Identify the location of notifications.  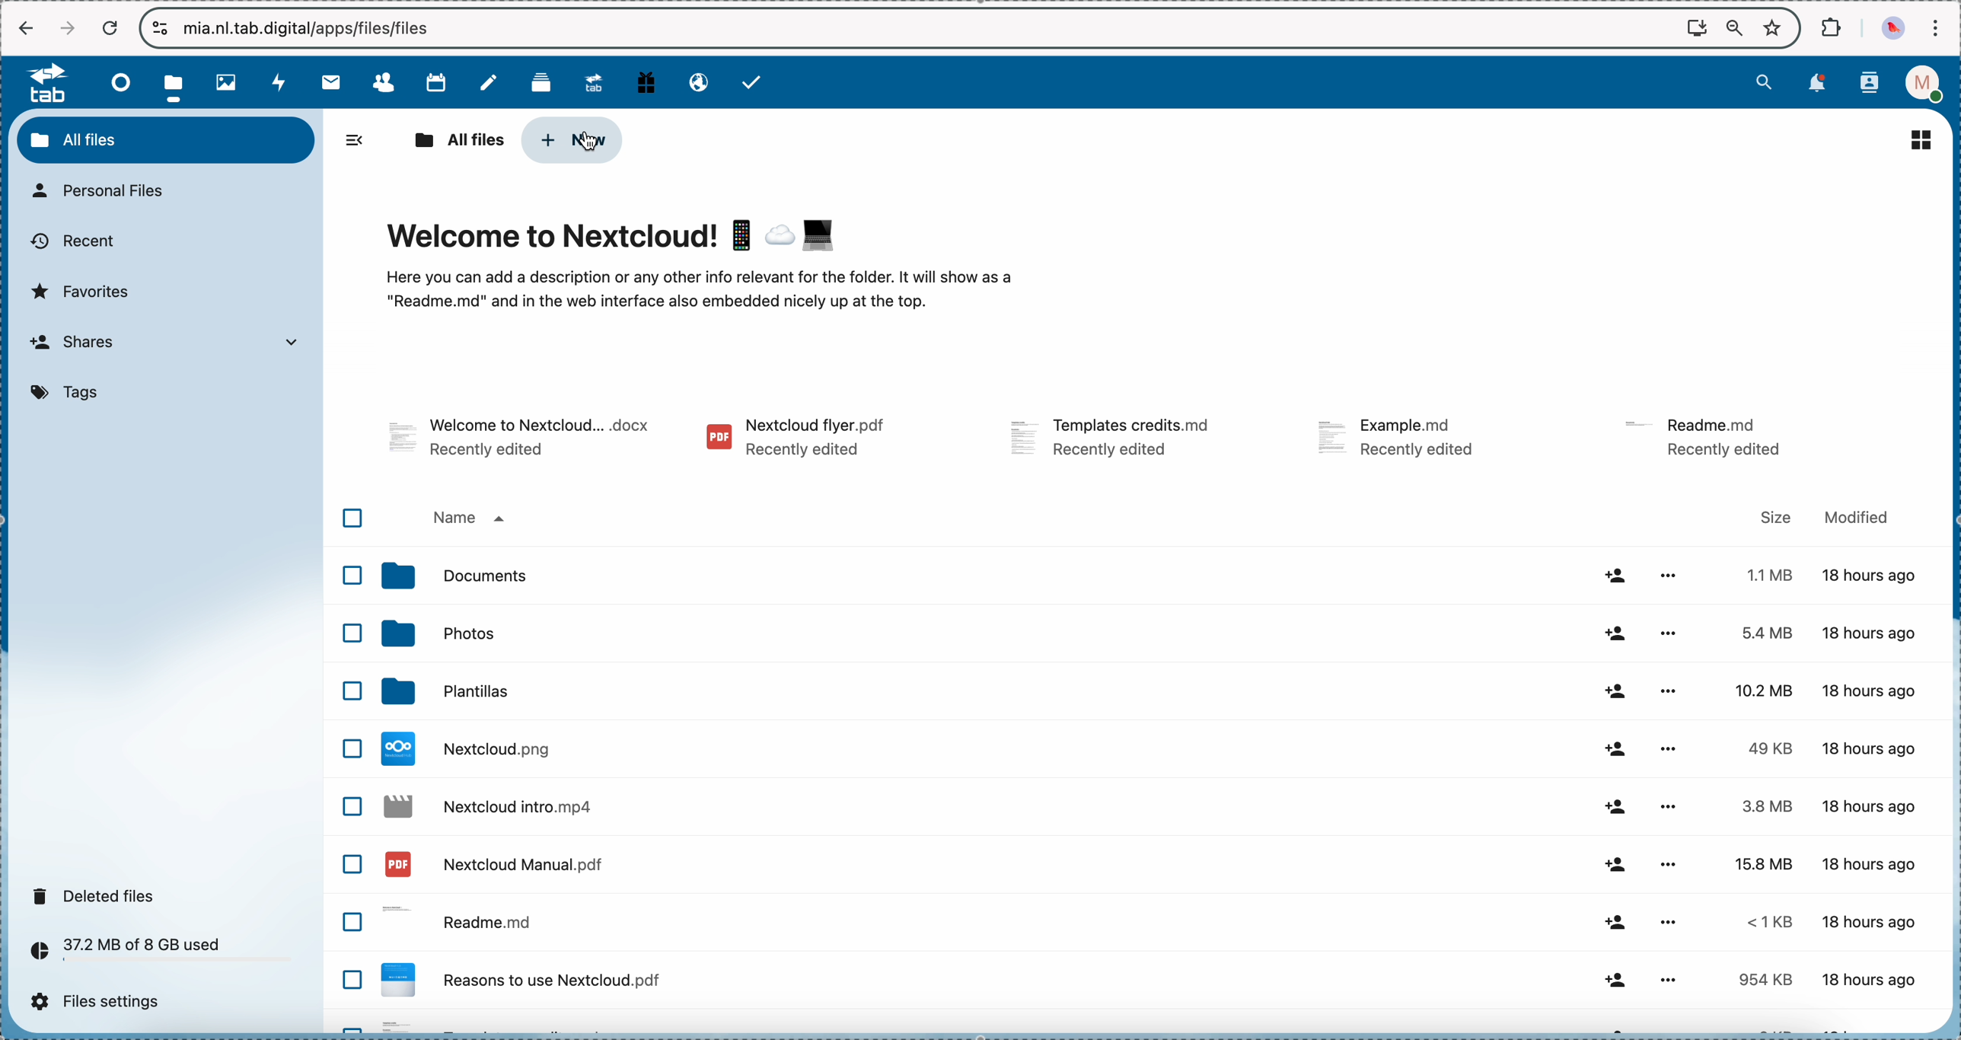
(1814, 84).